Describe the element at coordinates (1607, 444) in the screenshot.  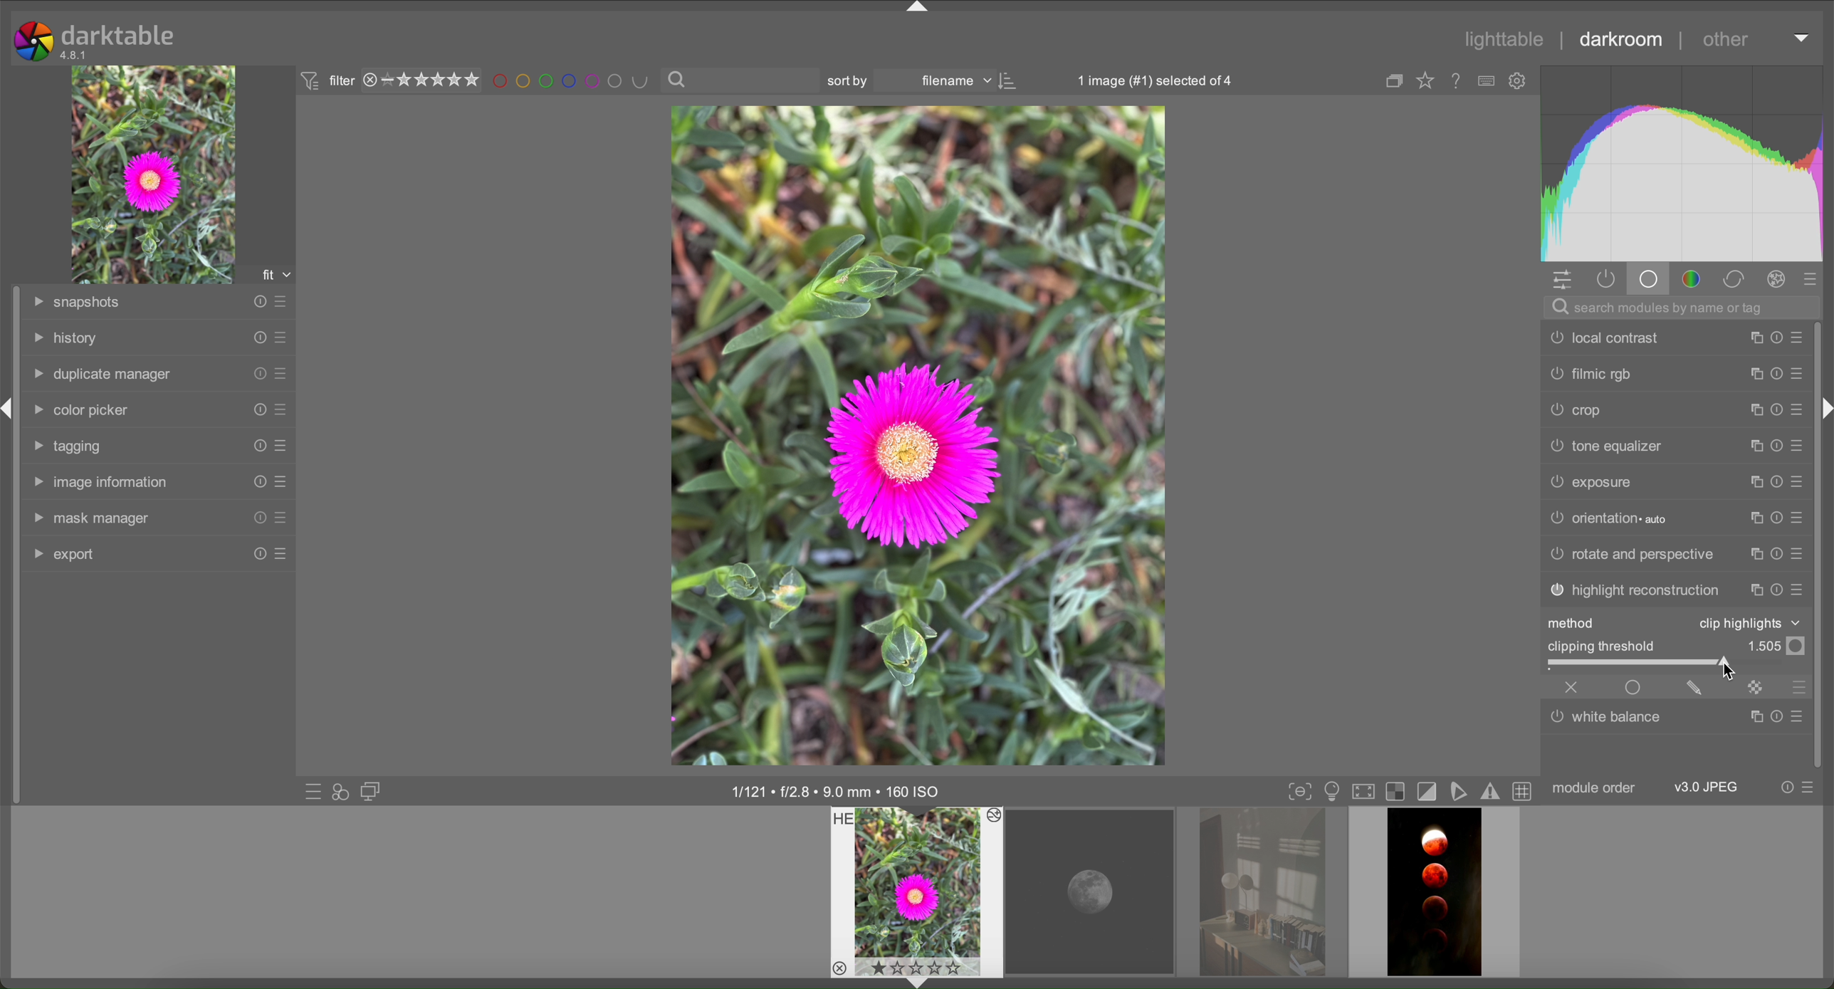
I see `tone equalizer` at that location.